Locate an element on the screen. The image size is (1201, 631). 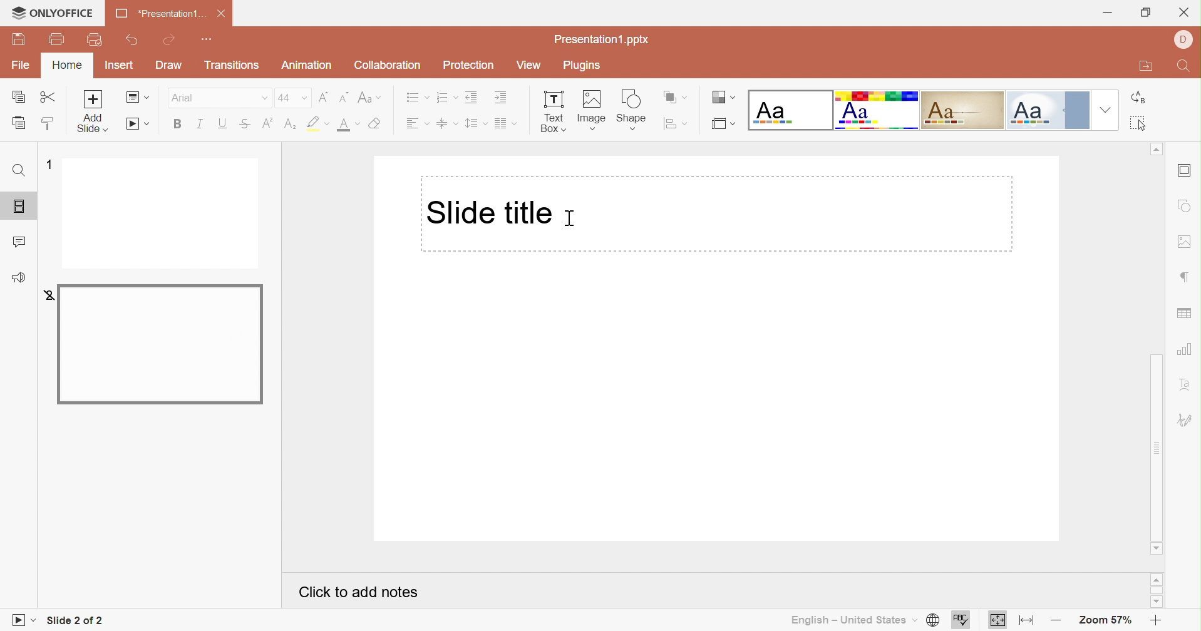
Slide settings is located at coordinates (1185, 172).